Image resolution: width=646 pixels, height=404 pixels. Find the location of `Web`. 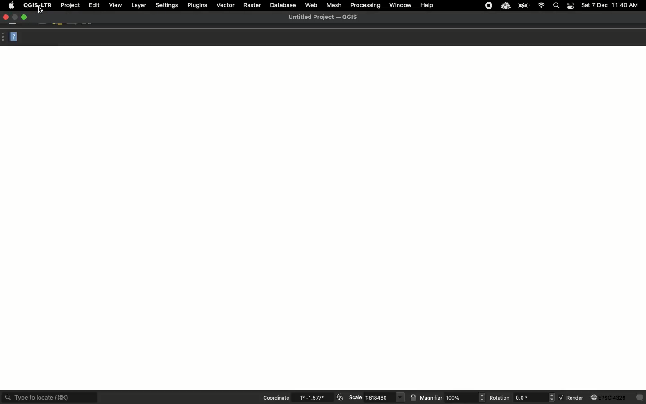

Web is located at coordinates (313, 5).